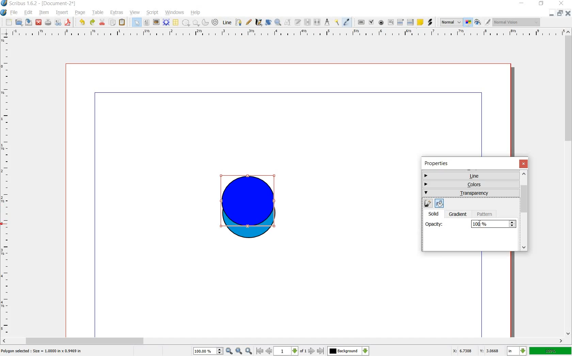 This screenshot has height=356, width=572. I want to click on pdf check box, so click(371, 23).